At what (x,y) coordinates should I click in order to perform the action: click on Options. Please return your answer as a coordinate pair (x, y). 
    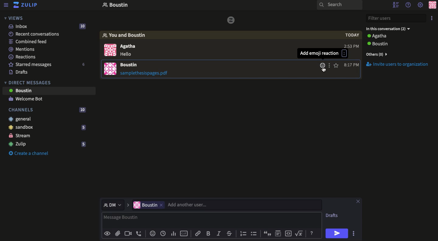
    Looking at the image, I should click on (433, 18).